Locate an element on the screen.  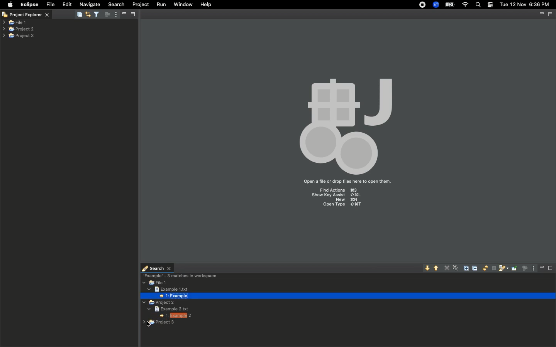
Focus on active tasks is located at coordinates (108, 16).